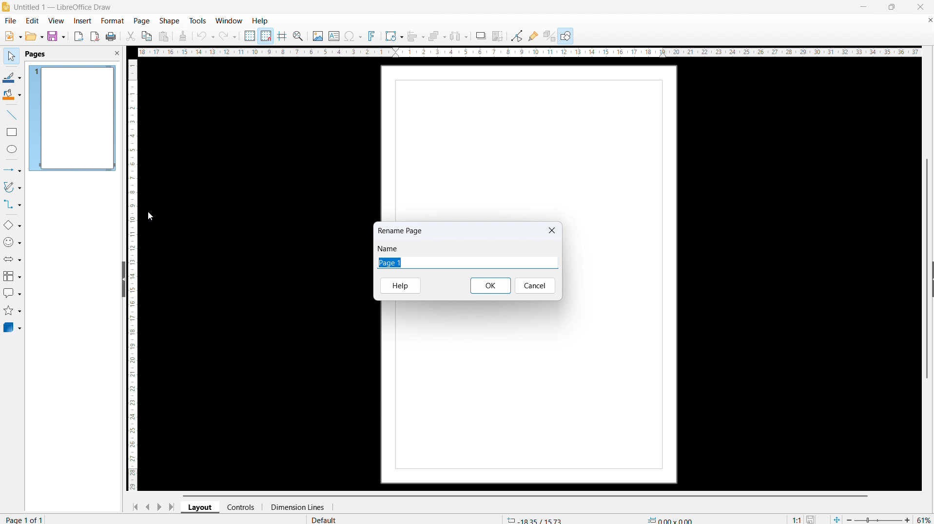  What do you see at coordinates (13, 149) in the screenshot?
I see `ellipse` at bounding box center [13, 149].